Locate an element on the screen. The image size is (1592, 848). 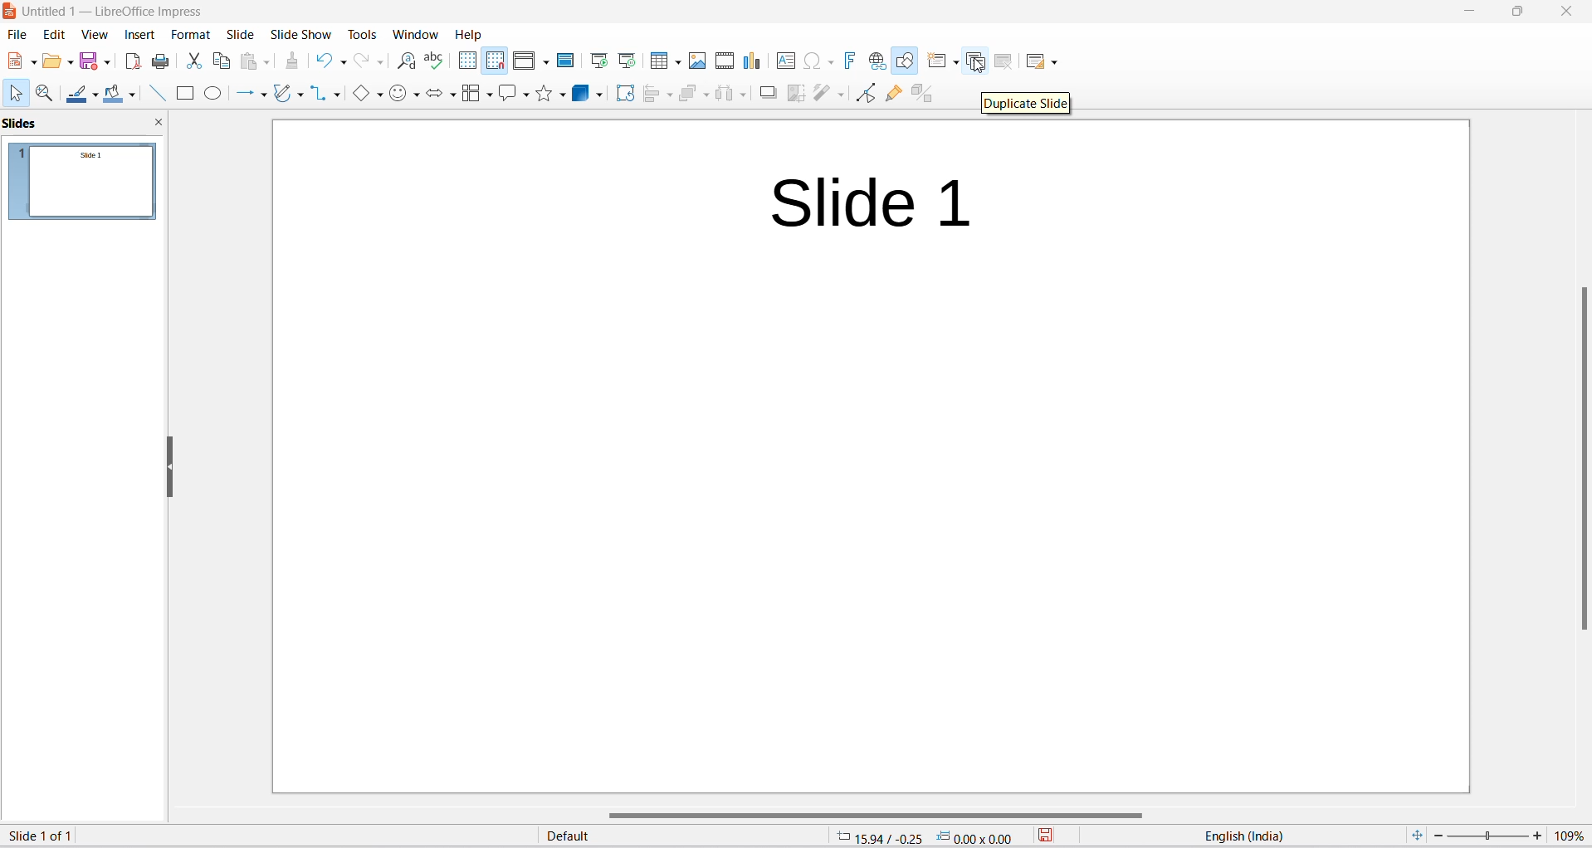
Line and arrows is located at coordinates (248, 95).